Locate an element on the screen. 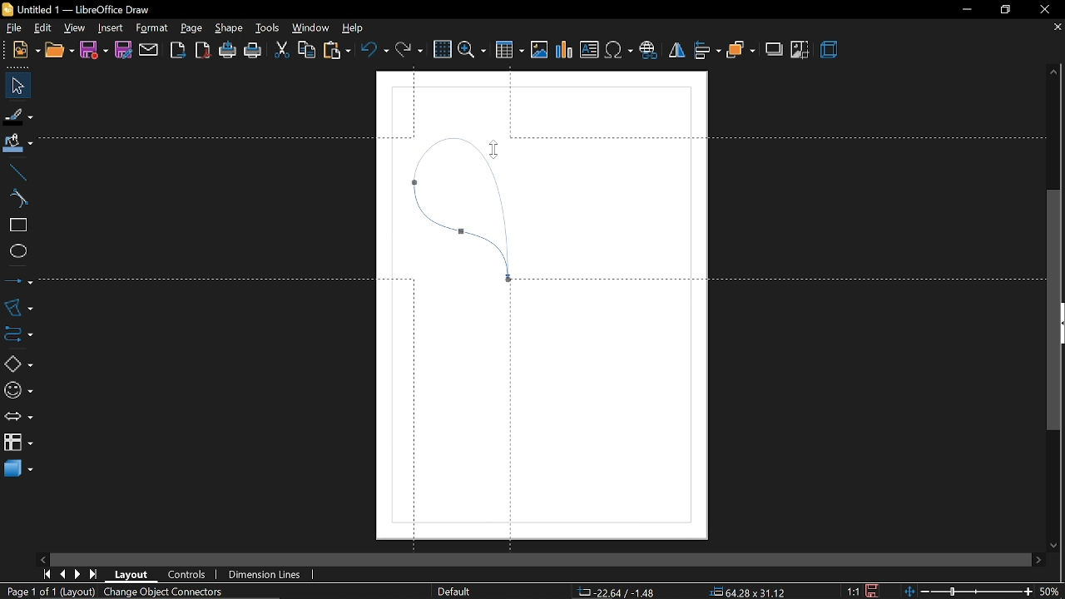  zoom change is located at coordinates (970, 592).